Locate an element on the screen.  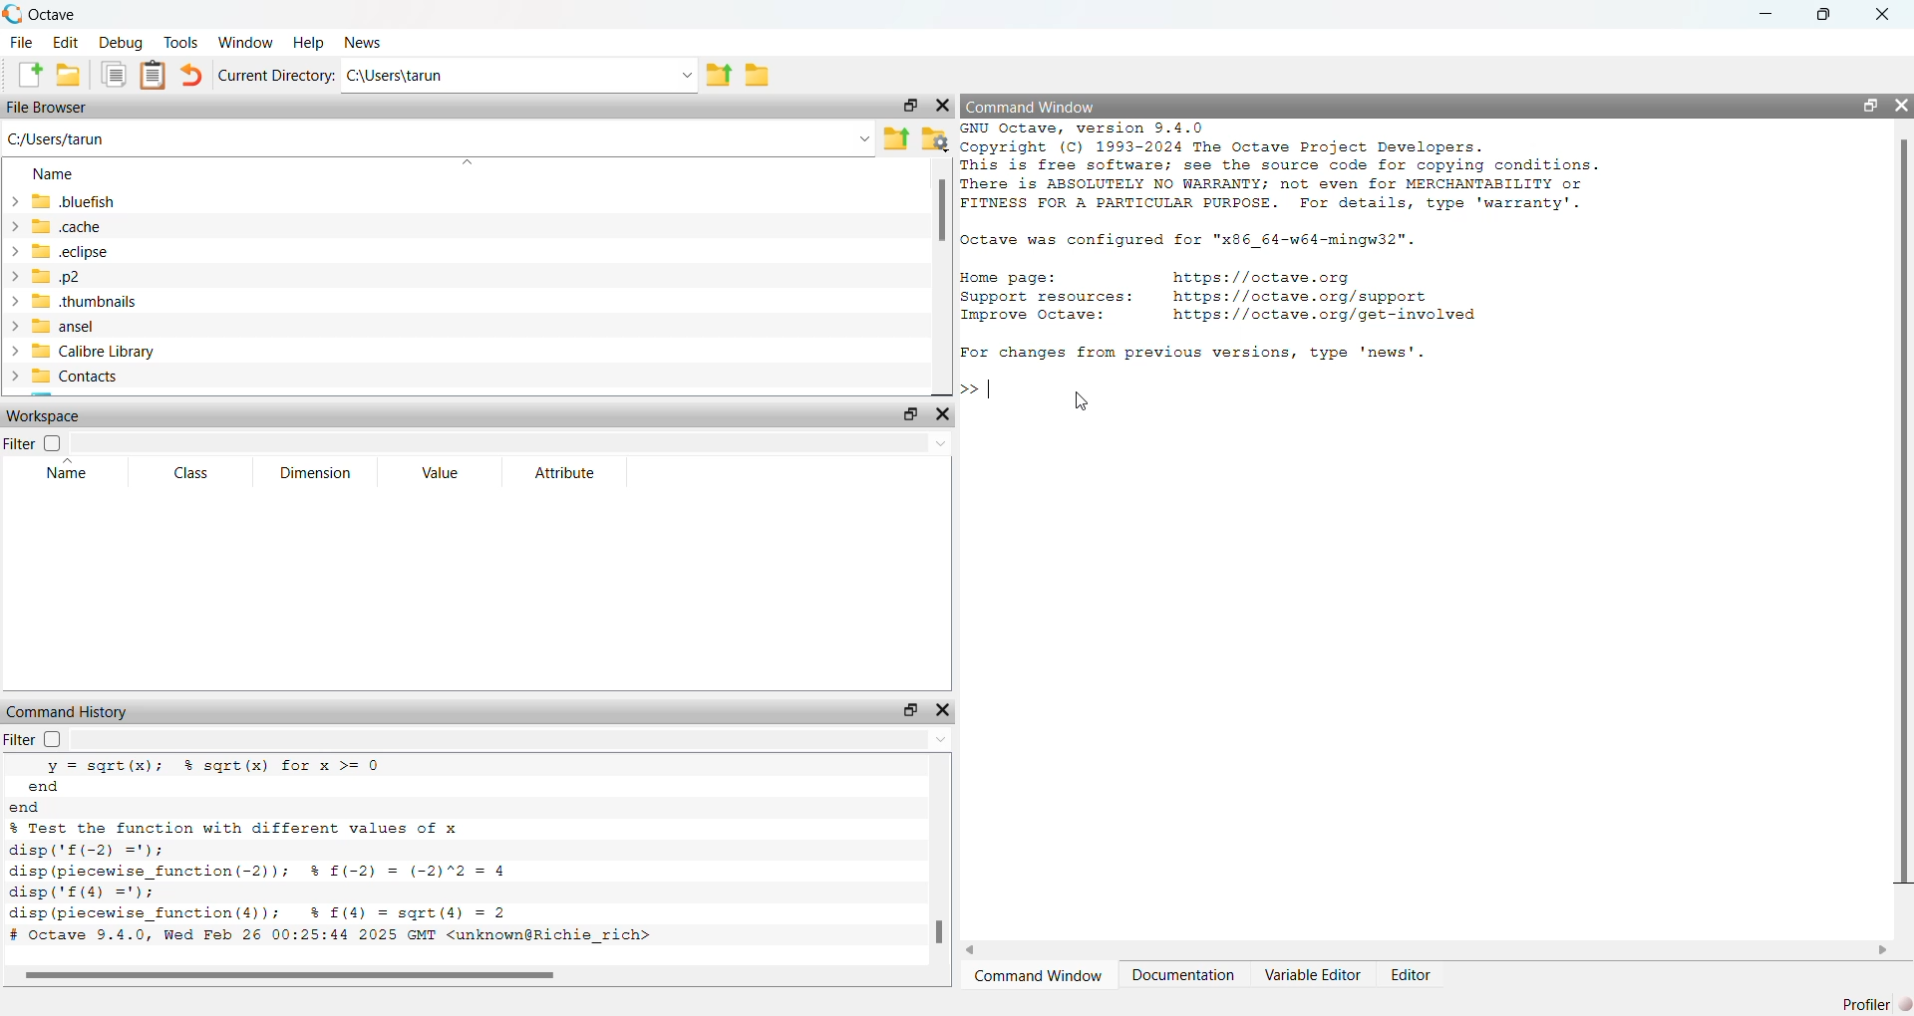
Left is located at coordinates (975, 948).